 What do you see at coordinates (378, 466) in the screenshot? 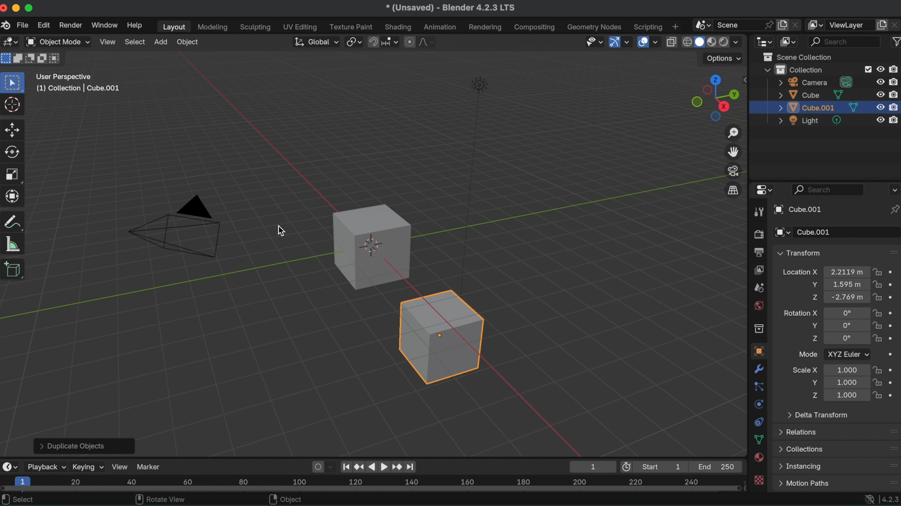
I see `play animation` at bounding box center [378, 466].